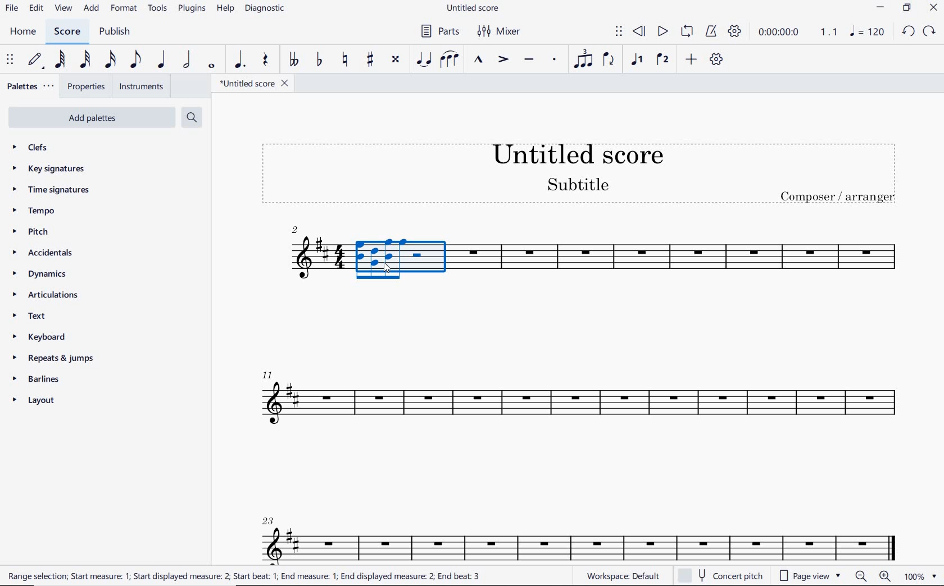 Image resolution: width=944 pixels, height=586 pixels. Describe the element at coordinates (609, 61) in the screenshot. I see `FLIP DIRECTION` at that location.